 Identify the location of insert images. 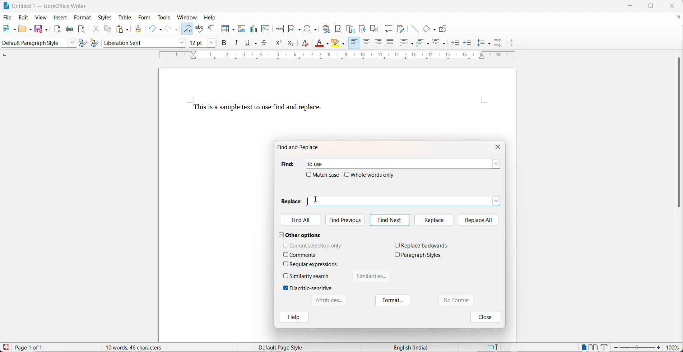
(242, 26).